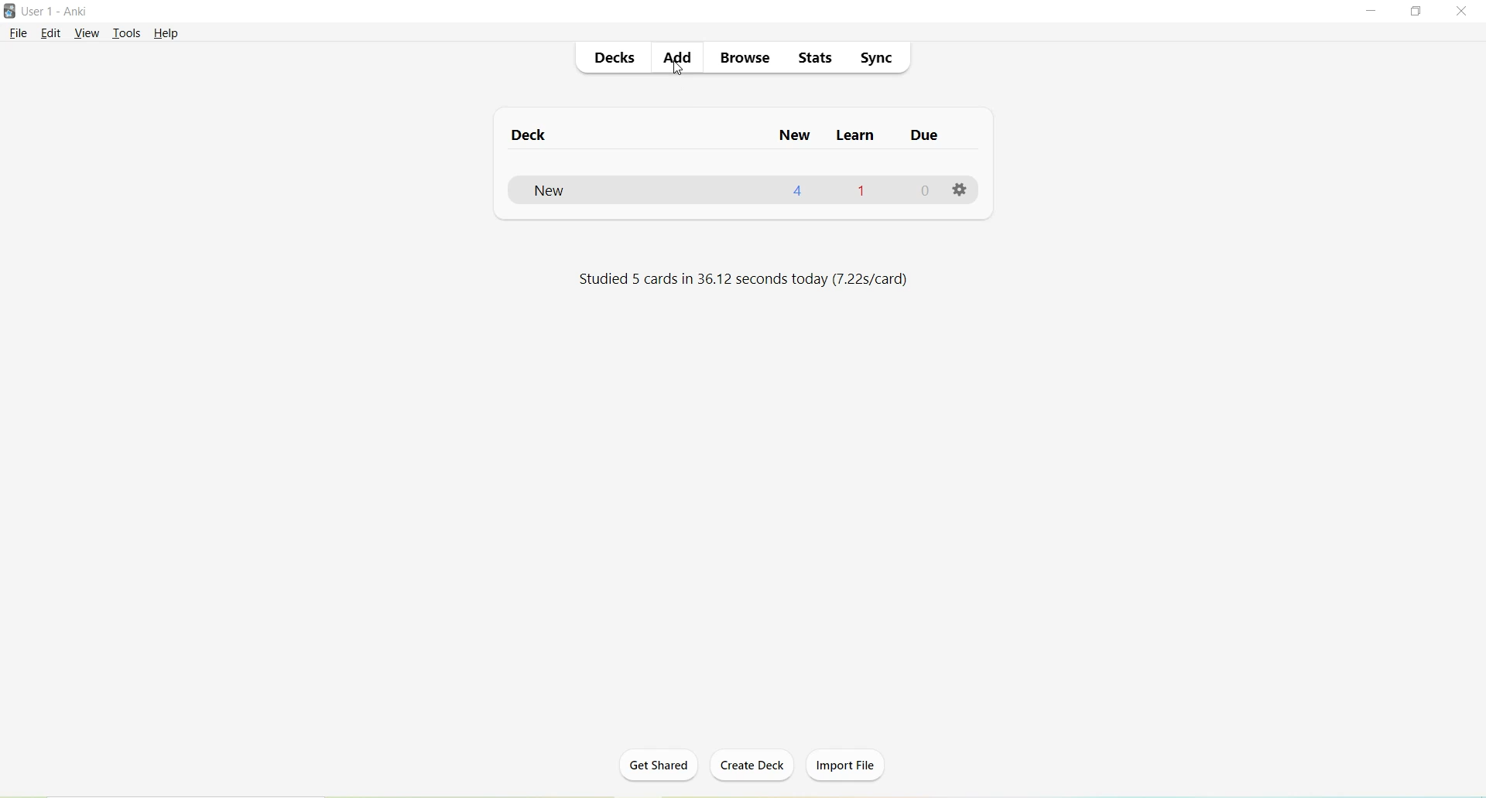 The width and height of the screenshot is (1486, 798). Describe the element at coordinates (1416, 12) in the screenshot. I see `Maximize` at that location.